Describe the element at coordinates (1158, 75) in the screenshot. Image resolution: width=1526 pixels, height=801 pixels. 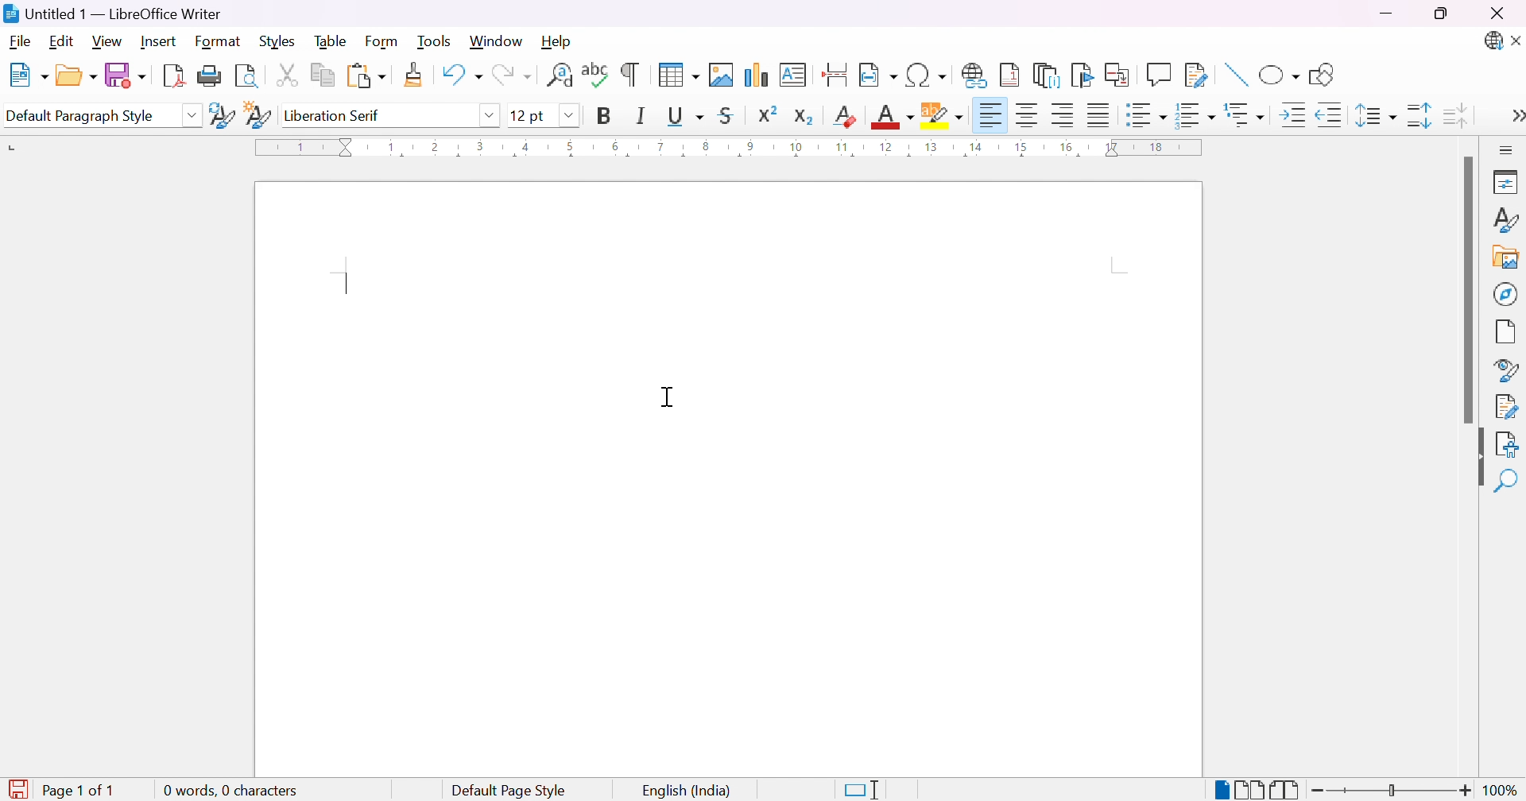
I see `Insert functions` at that location.